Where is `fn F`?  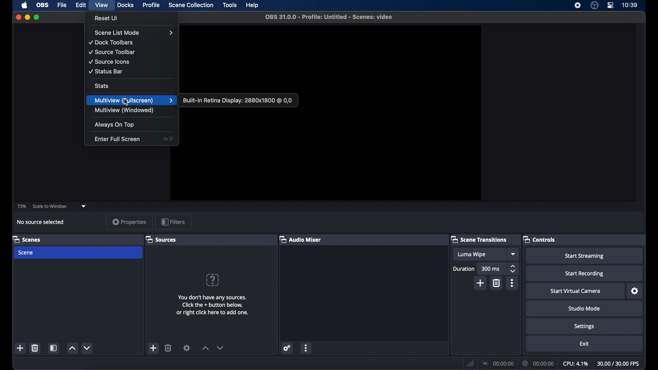 fn F is located at coordinates (169, 139).